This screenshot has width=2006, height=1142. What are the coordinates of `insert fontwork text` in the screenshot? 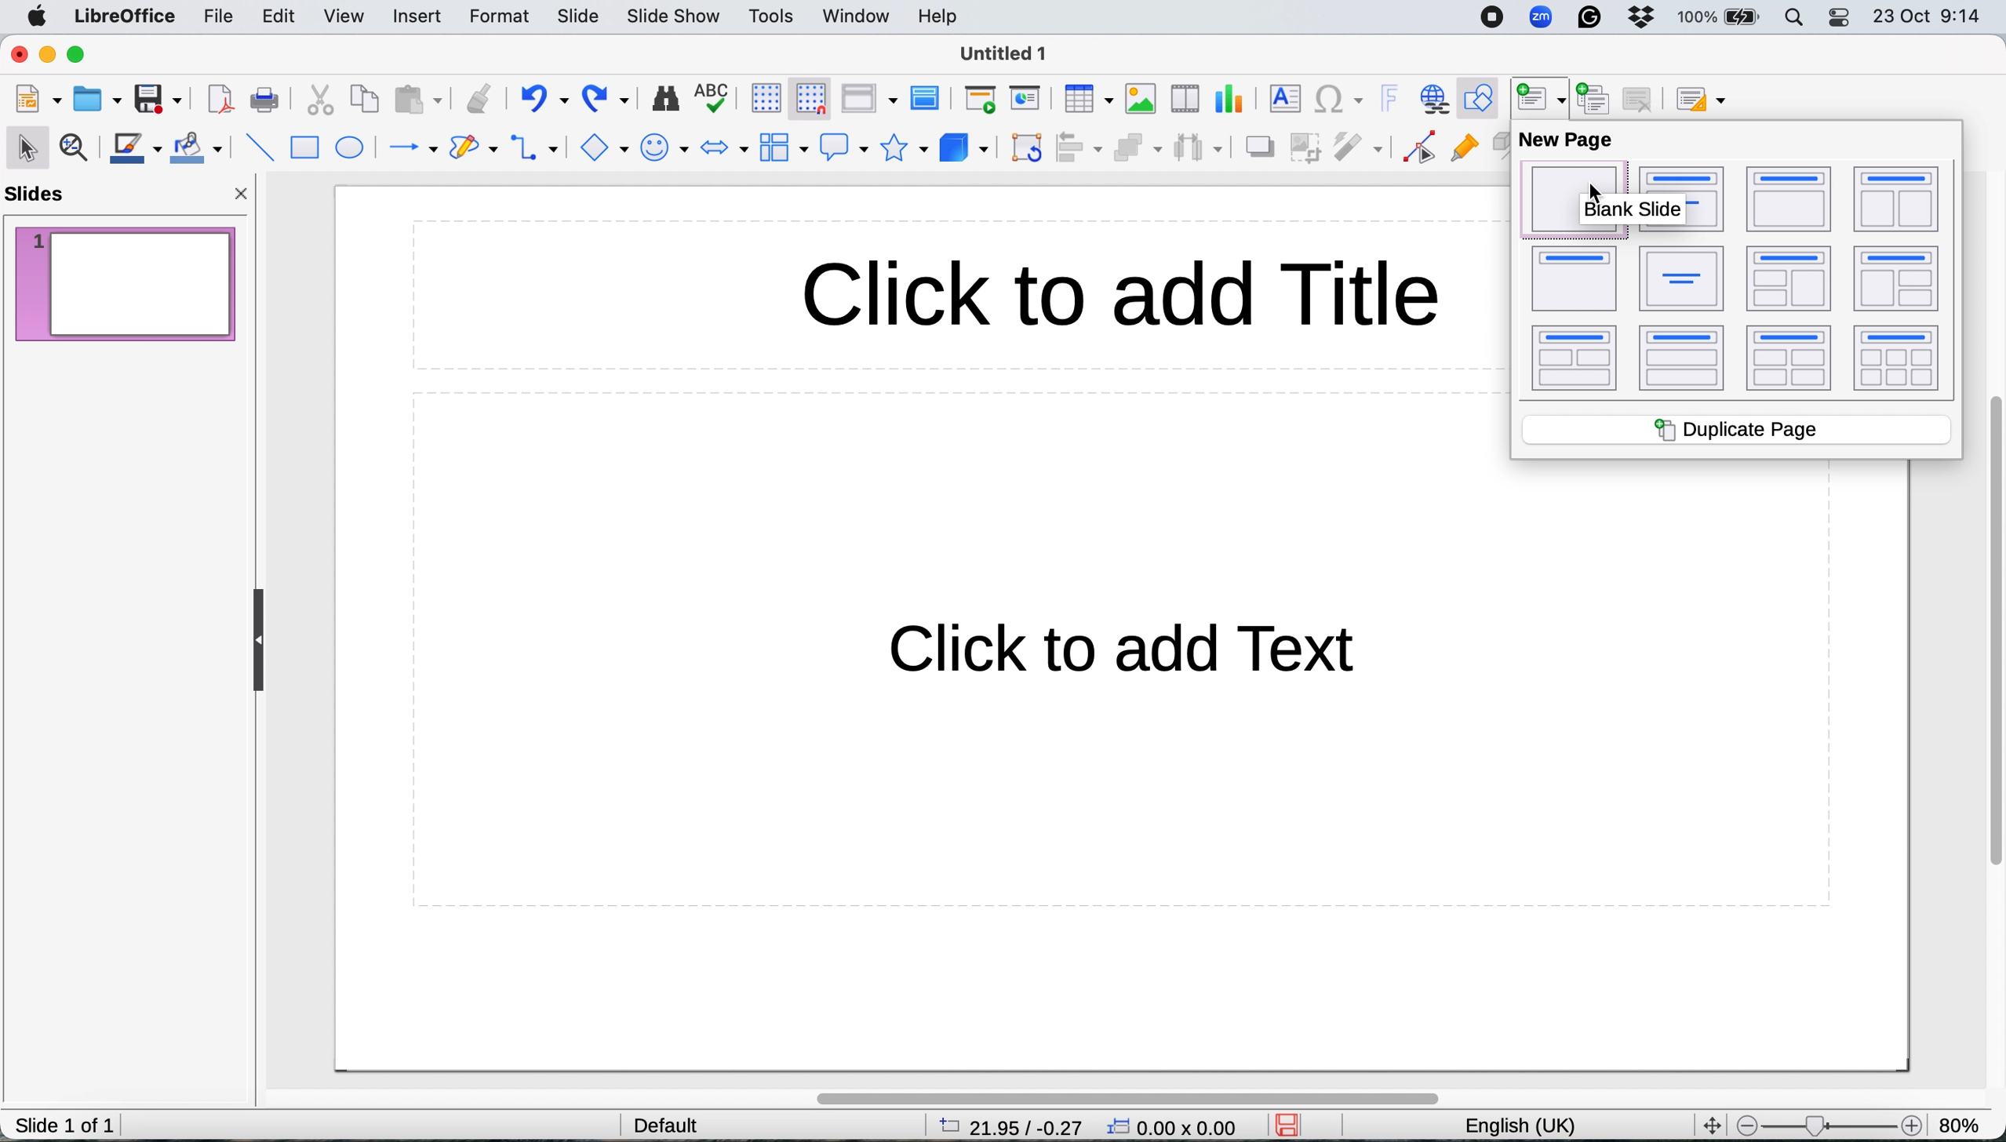 It's located at (1391, 98).